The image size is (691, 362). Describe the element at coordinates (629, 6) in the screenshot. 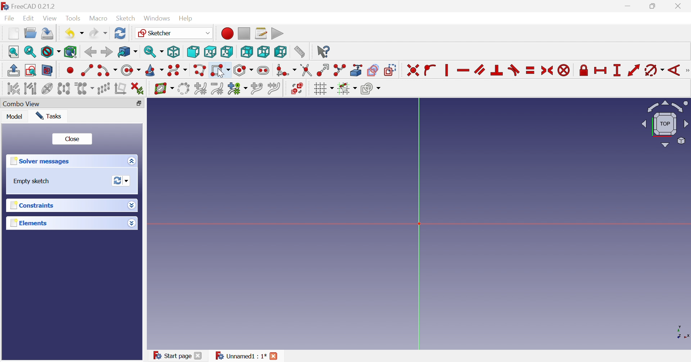

I see `Minimize` at that location.